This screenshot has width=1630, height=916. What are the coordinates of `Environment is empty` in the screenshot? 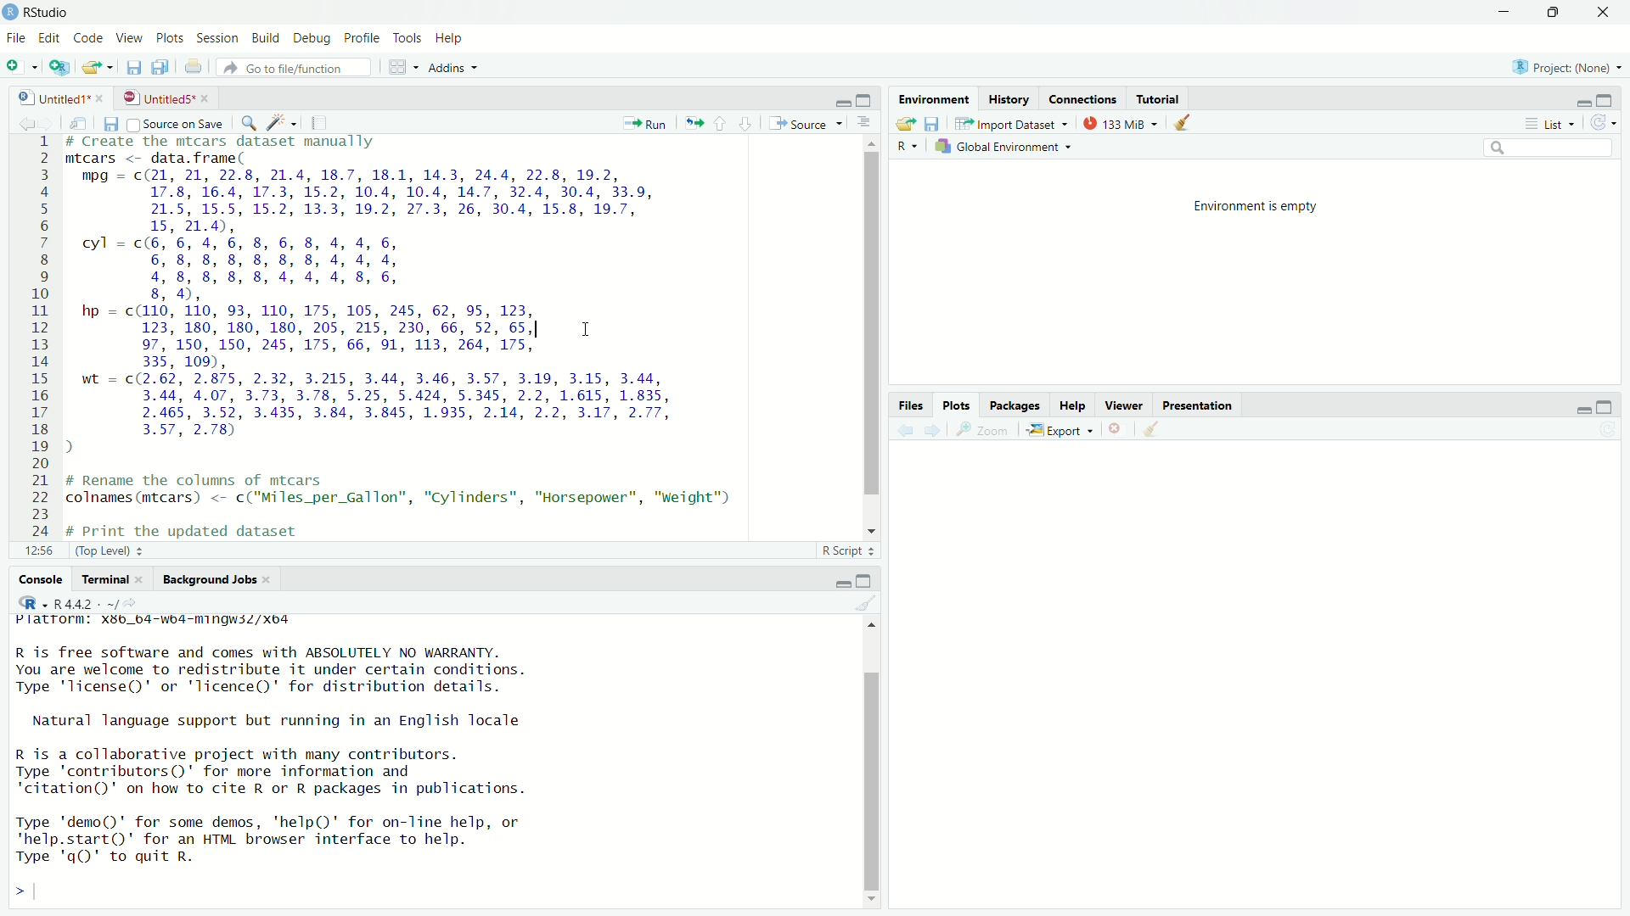 It's located at (1257, 204).